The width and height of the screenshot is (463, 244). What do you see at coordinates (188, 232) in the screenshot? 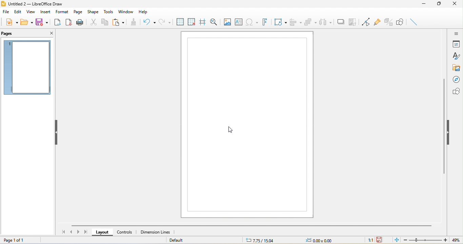
I see `layer` at bounding box center [188, 232].